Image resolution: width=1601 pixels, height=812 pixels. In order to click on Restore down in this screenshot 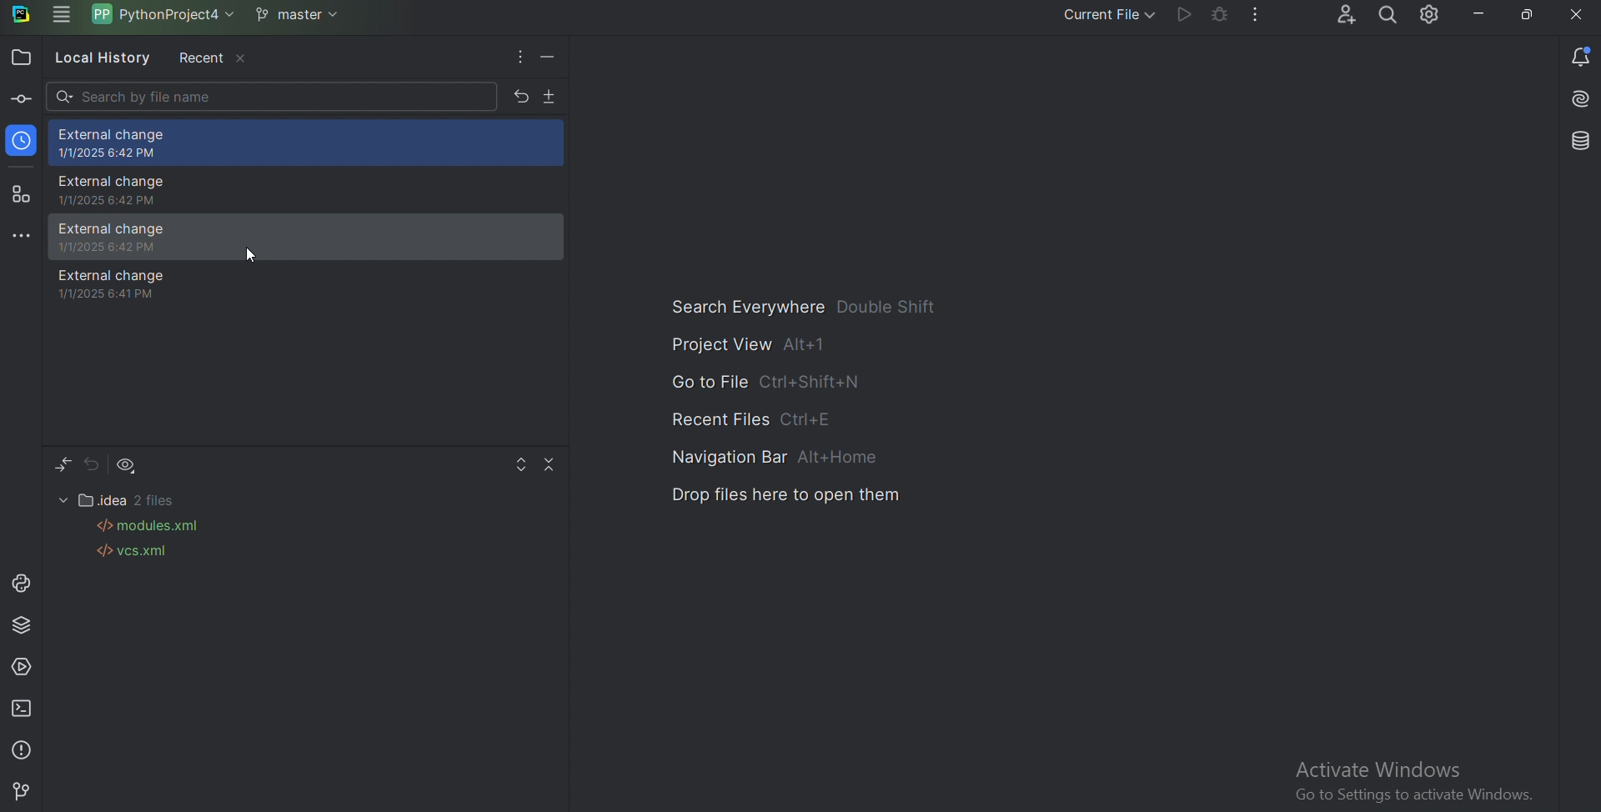, I will do `click(1528, 16)`.